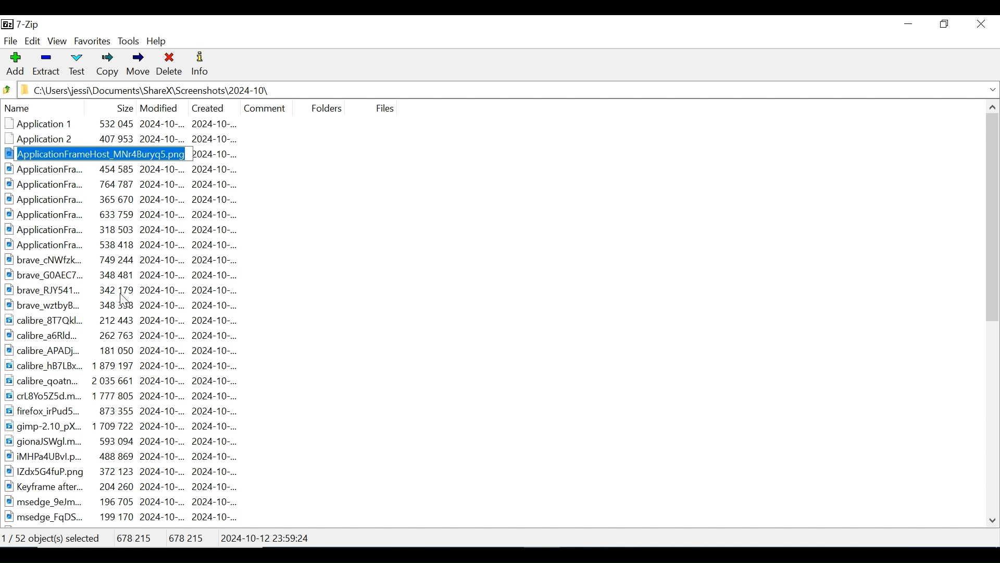 Image resolution: width=1000 pixels, height=563 pixels. What do you see at coordinates (134, 304) in the screenshot?
I see ` brave_wztbyB... 348 338 2024-10-... 2024-10-...` at bounding box center [134, 304].